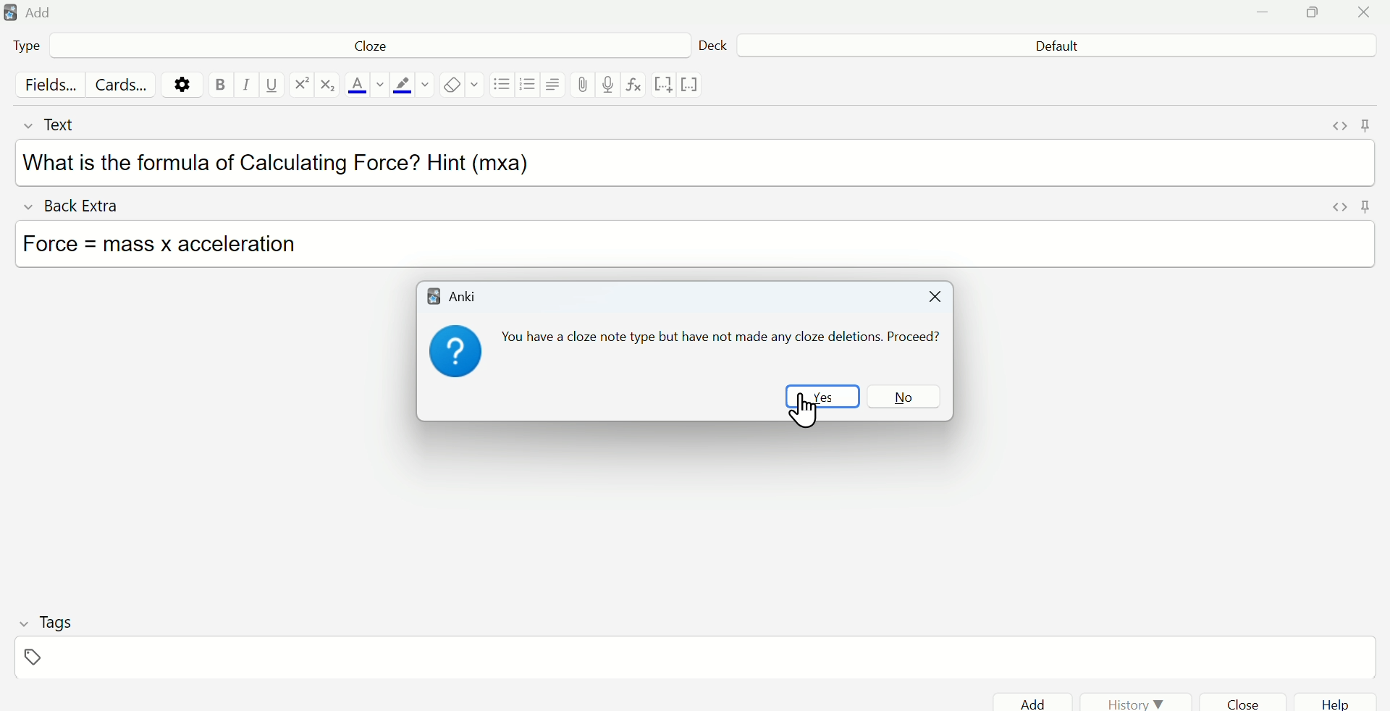 Image resolution: width=1390 pixels, height=711 pixels. What do you see at coordinates (529, 87) in the screenshot?
I see `Numbered list` at bounding box center [529, 87].